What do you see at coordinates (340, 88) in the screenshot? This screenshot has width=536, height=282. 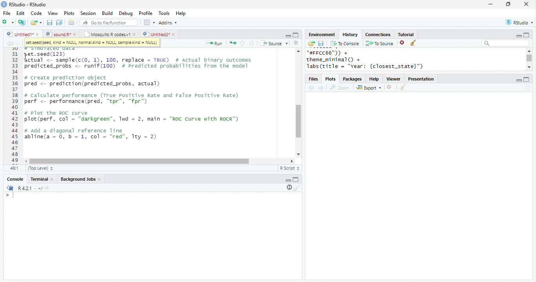 I see `Zoom` at bounding box center [340, 88].